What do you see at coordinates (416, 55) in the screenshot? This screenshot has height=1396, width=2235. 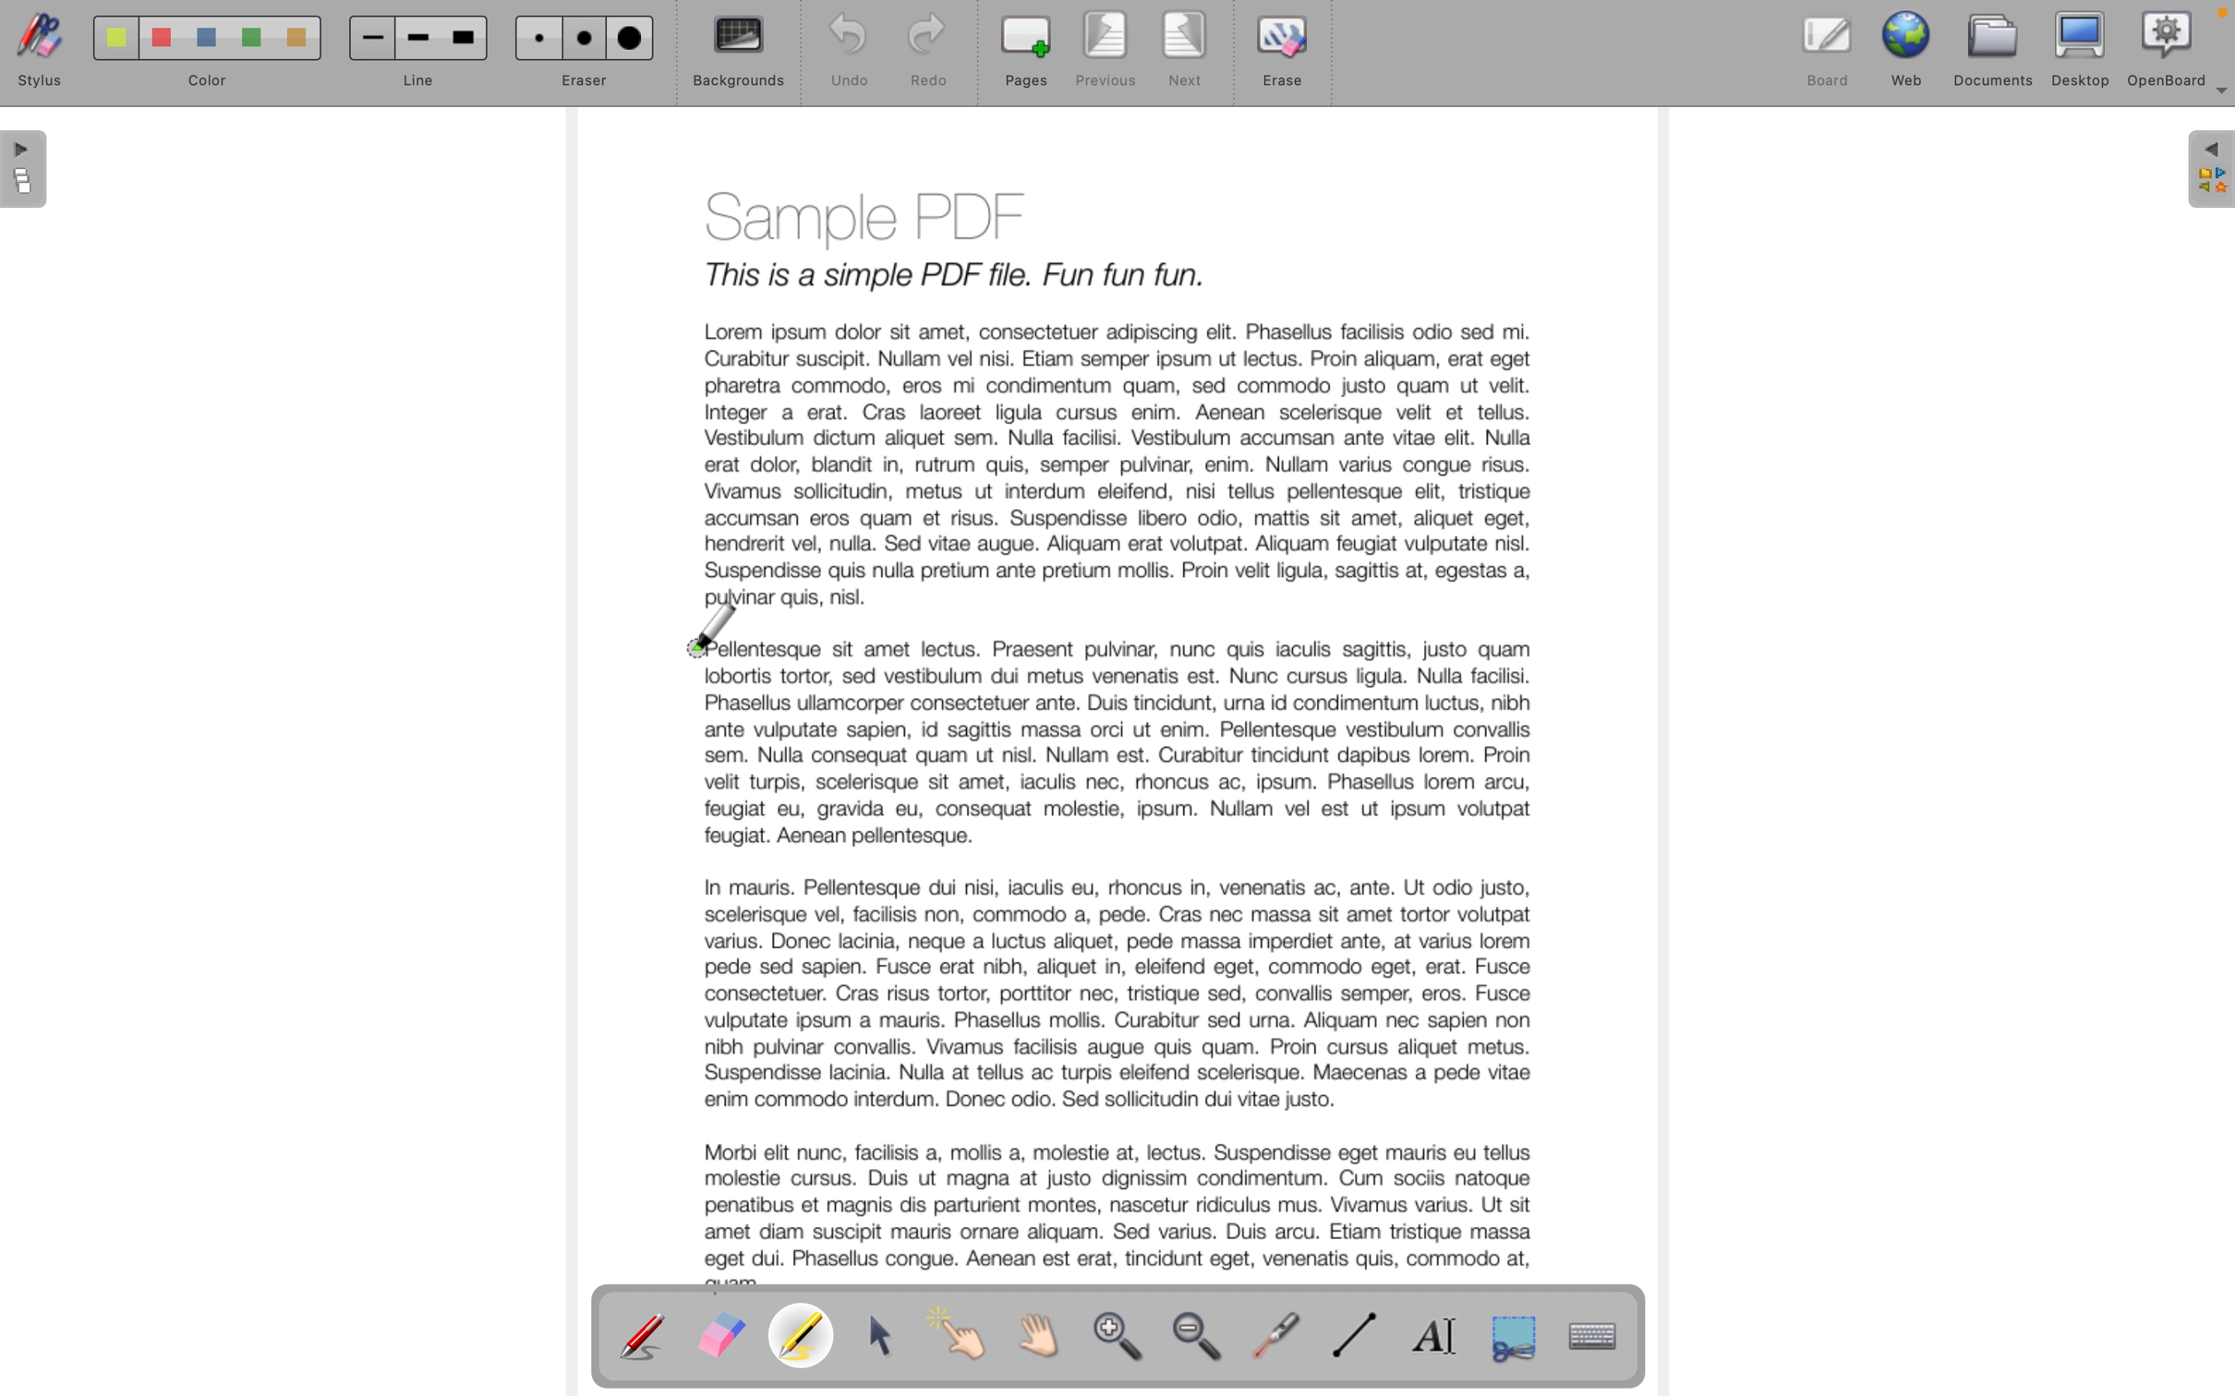 I see `line` at bounding box center [416, 55].